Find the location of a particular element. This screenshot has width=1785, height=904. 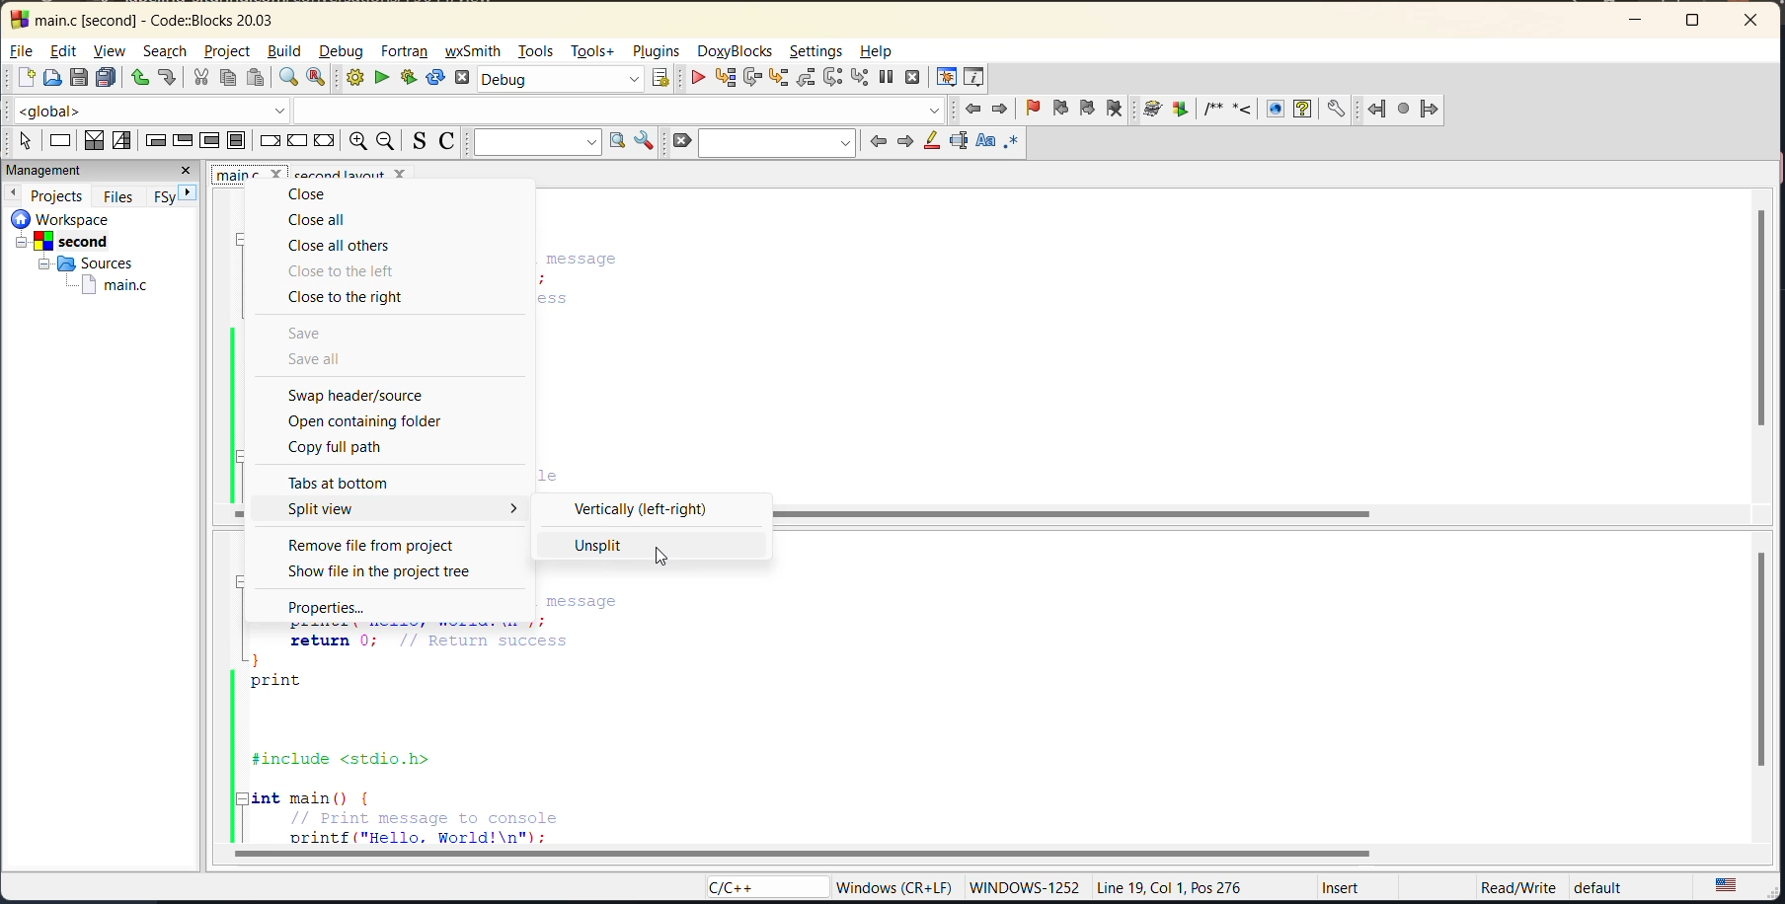

show file in the project tree is located at coordinates (387, 573).